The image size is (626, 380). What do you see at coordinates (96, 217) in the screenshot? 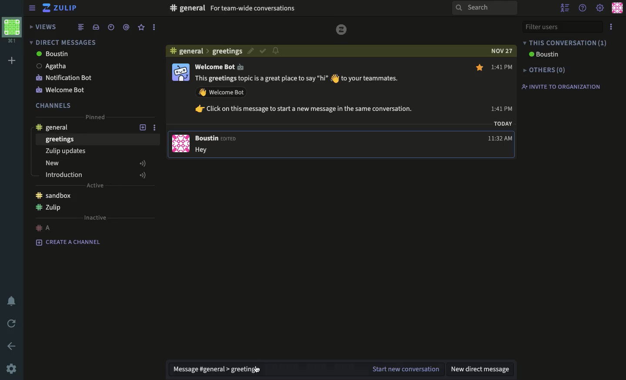
I see `inactive` at bounding box center [96, 217].